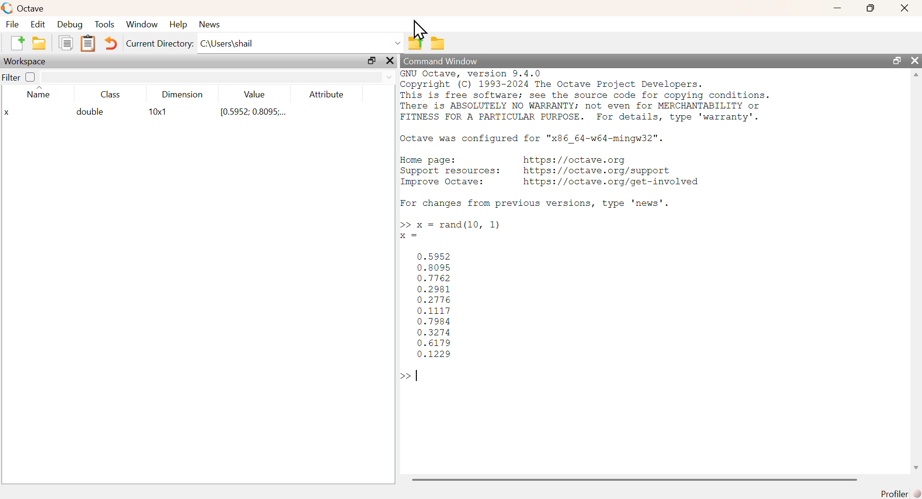 The width and height of the screenshot is (922, 499). What do you see at coordinates (416, 375) in the screenshot?
I see `text cursor` at bounding box center [416, 375].